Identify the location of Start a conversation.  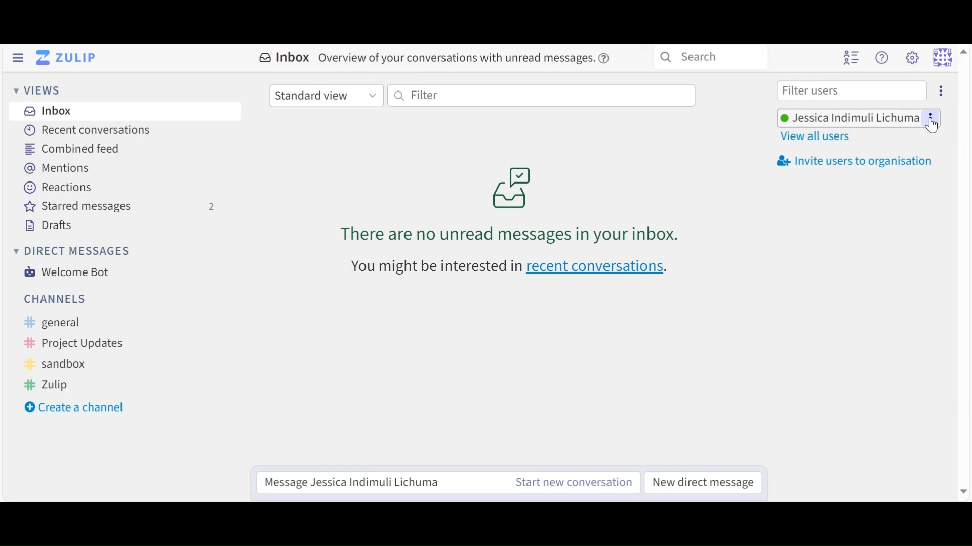
(570, 482).